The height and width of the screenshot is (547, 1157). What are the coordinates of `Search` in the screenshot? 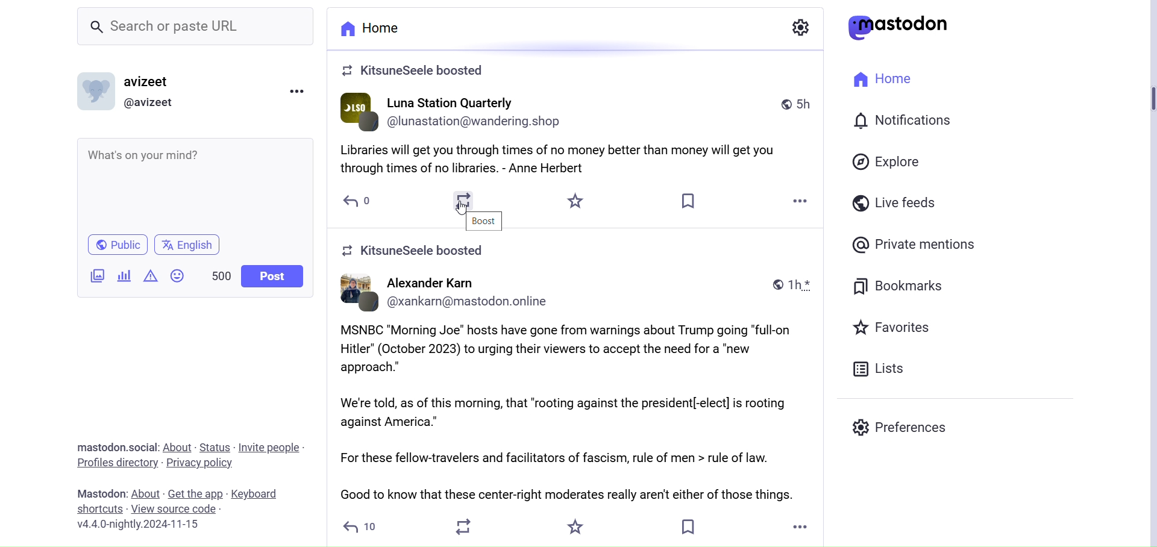 It's located at (196, 27).